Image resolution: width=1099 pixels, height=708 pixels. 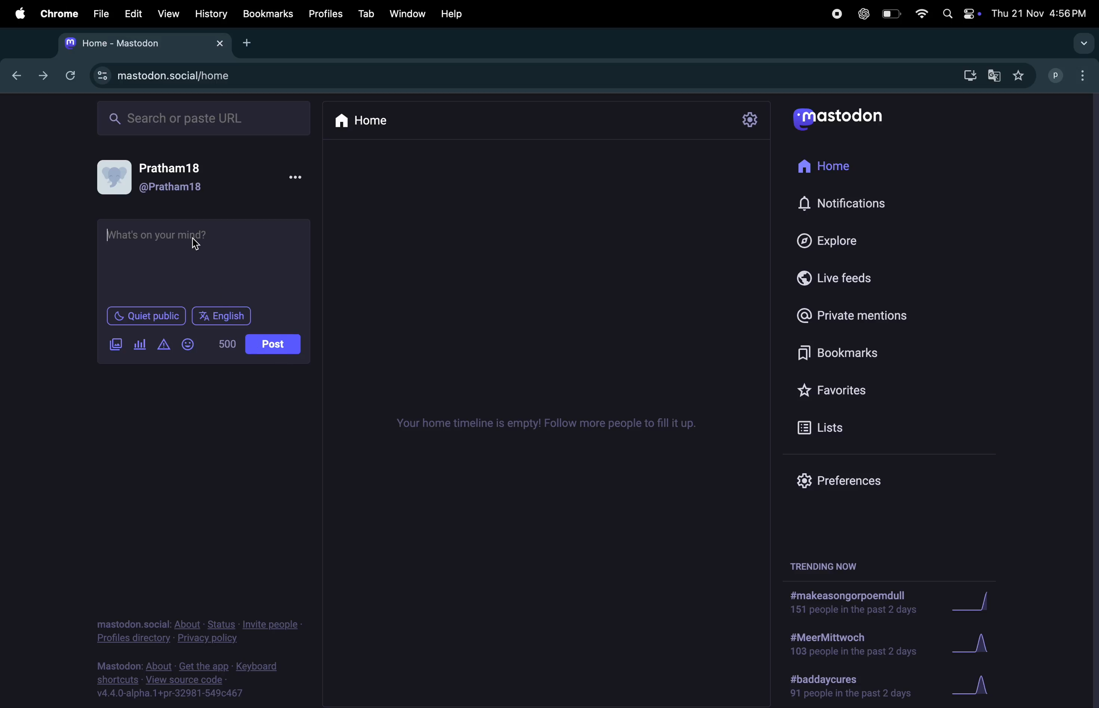 What do you see at coordinates (68, 74) in the screenshot?
I see `refresh` at bounding box center [68, 74].